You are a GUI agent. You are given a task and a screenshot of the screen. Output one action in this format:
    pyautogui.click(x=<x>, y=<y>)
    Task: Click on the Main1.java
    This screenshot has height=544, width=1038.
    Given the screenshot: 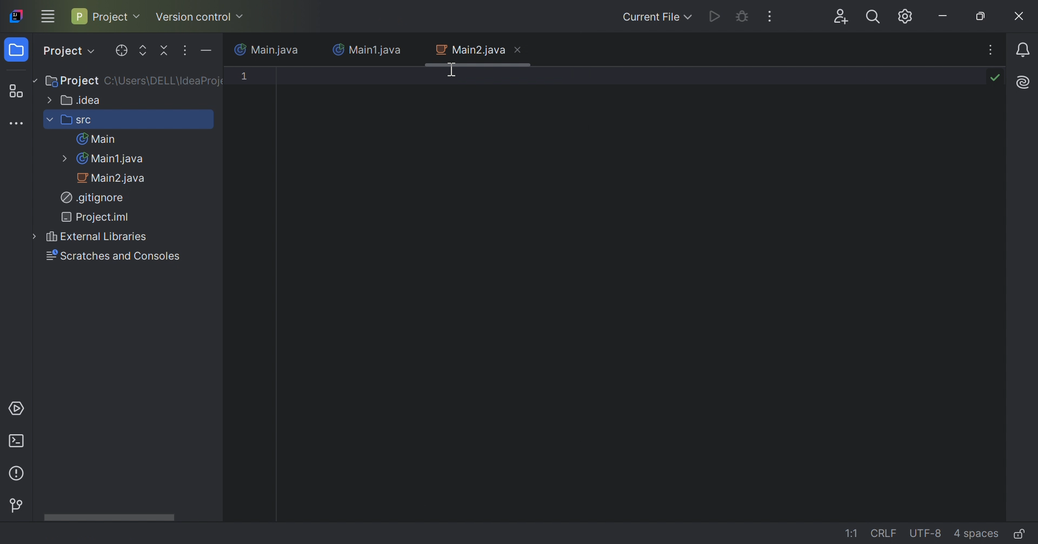 What is the action you would take?
    pyautogui.click(x=106, y=158)
    